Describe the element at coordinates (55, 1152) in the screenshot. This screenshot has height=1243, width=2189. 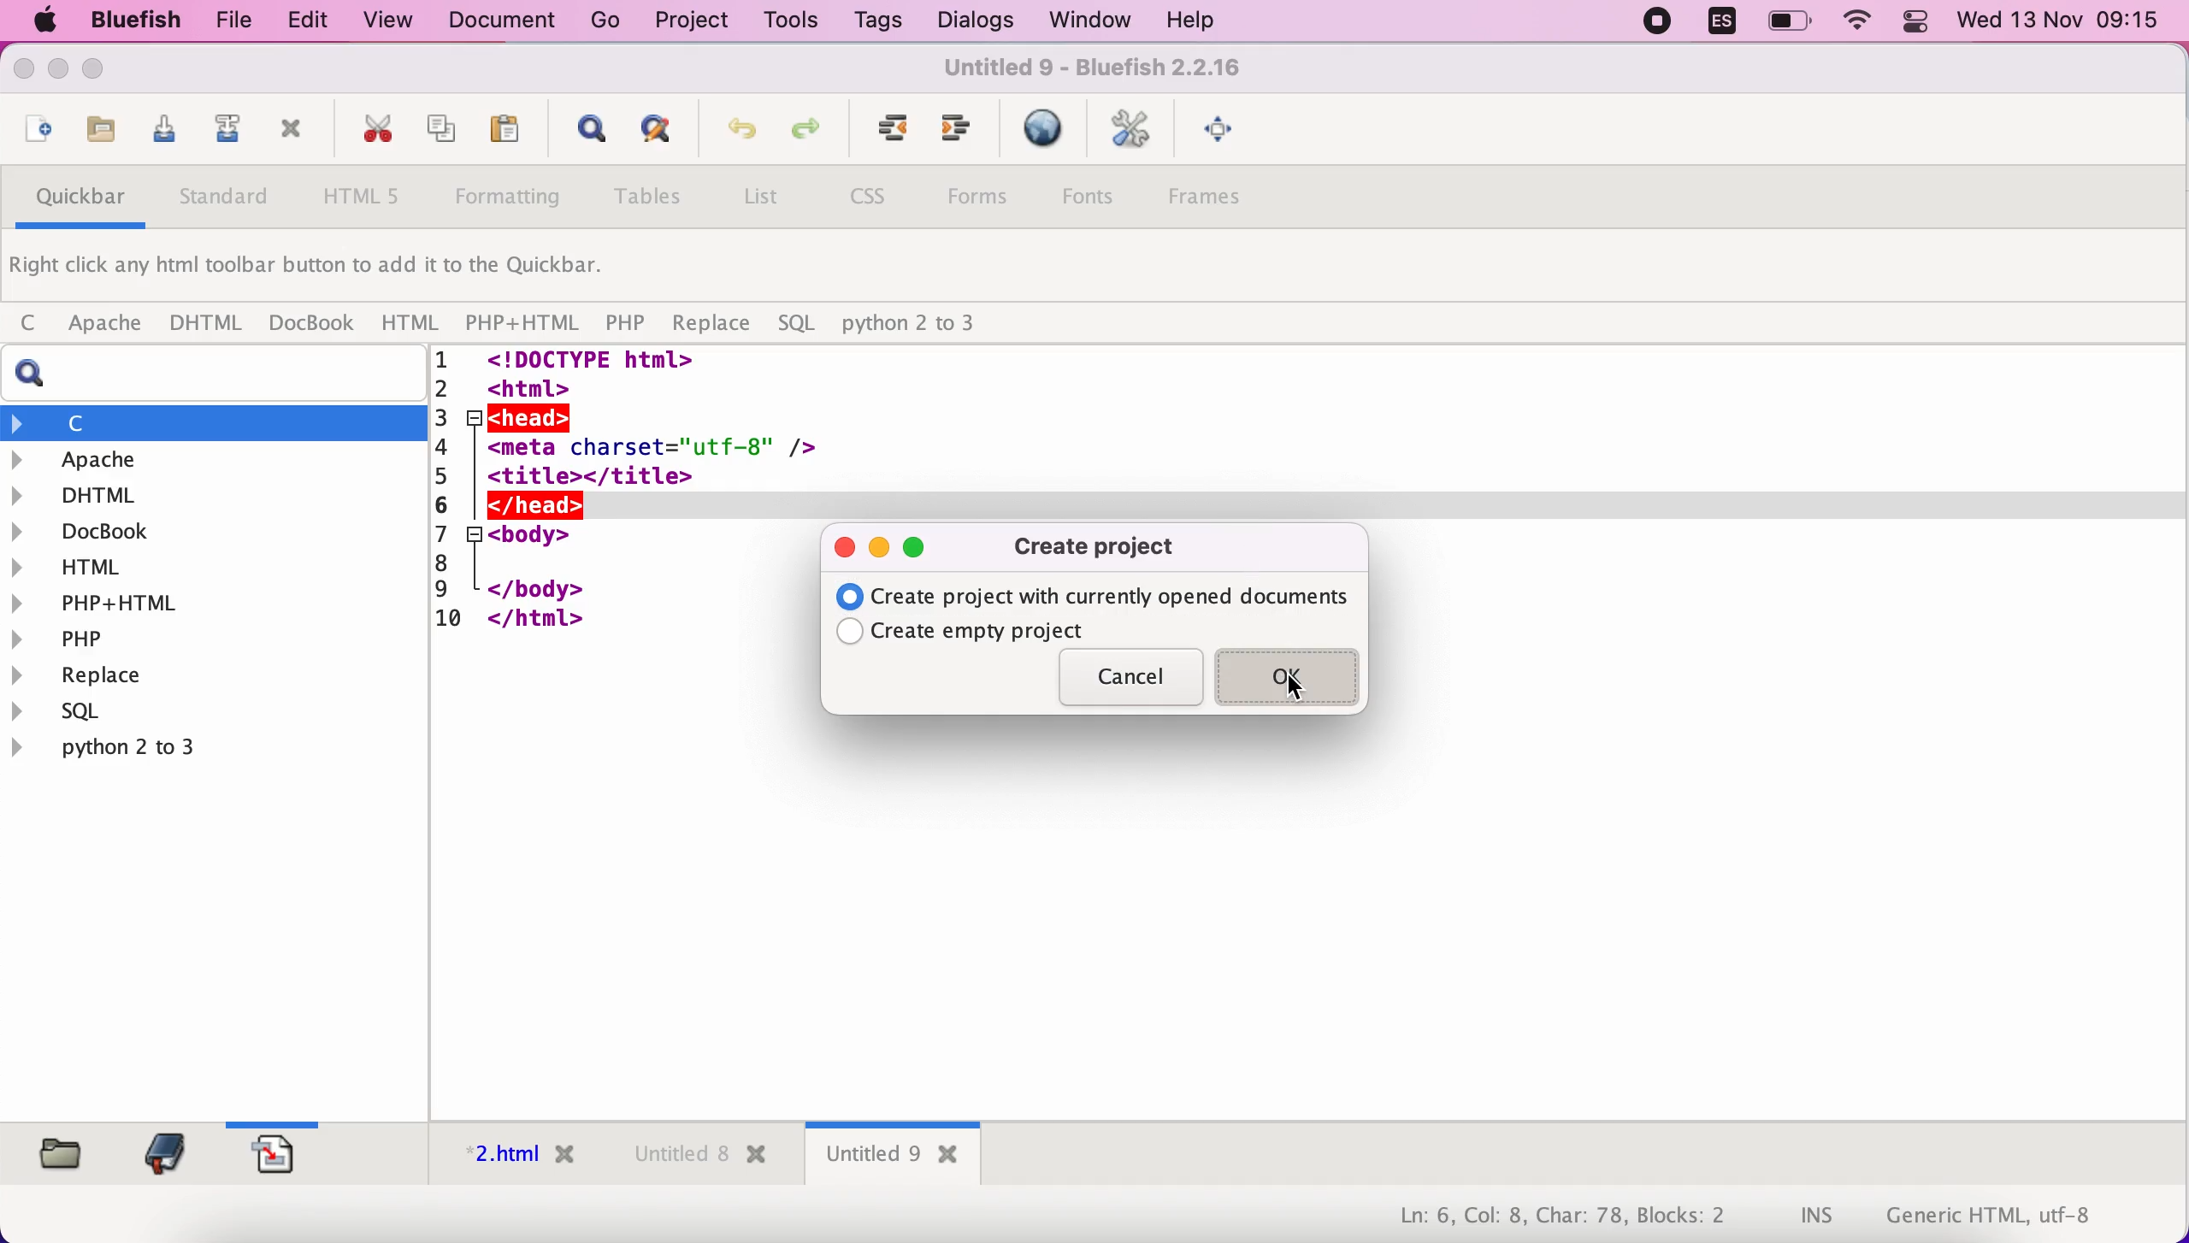
I see `filebrowser` at that location.